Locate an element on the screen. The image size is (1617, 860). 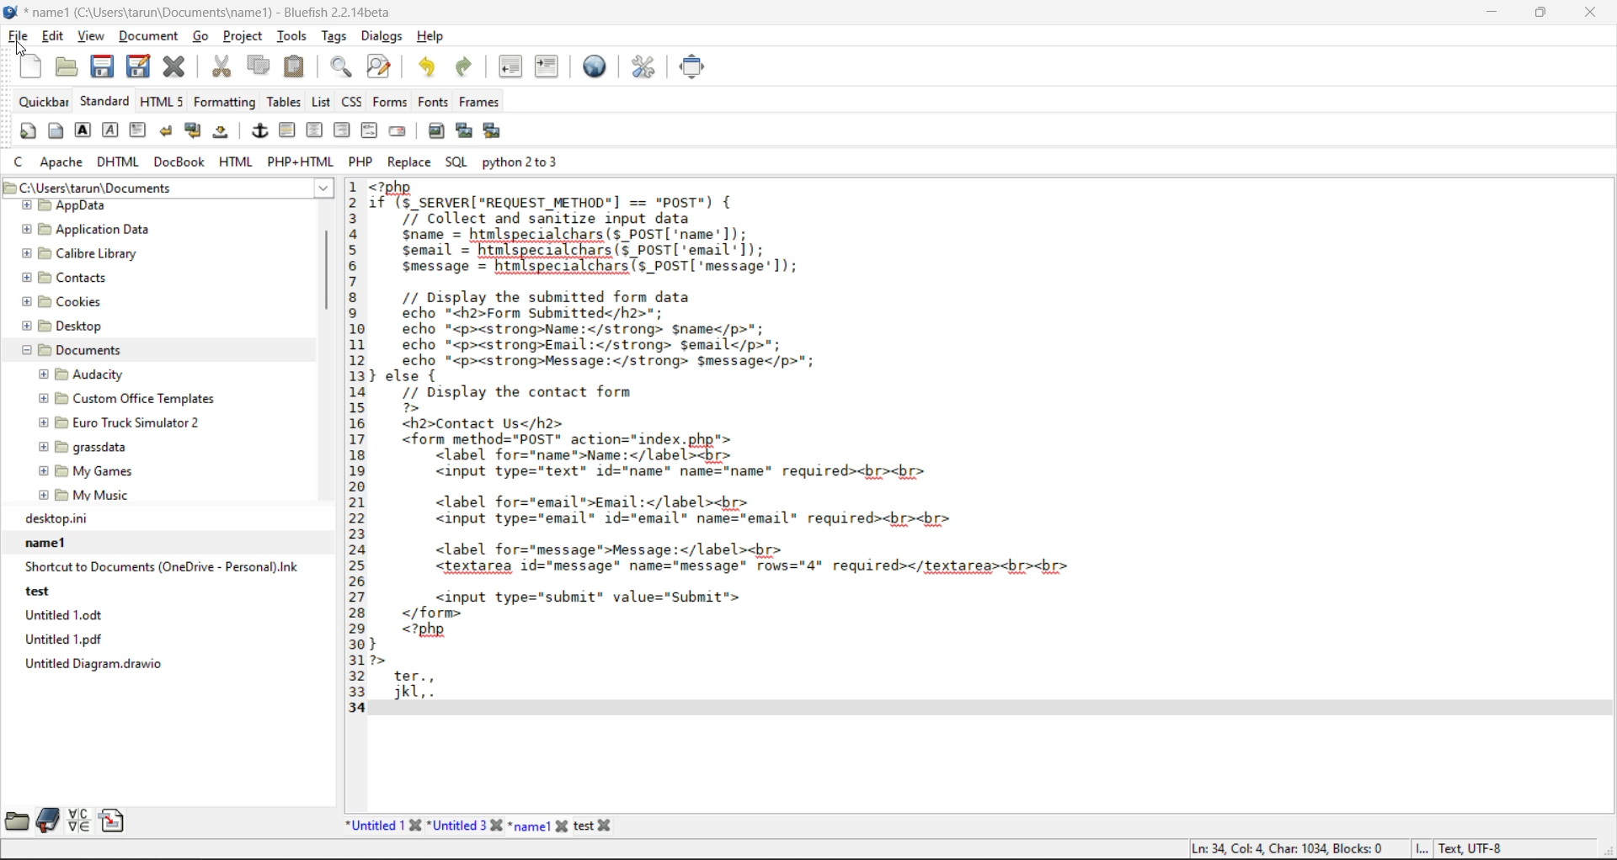
save as is located at coordinates (141, 66).